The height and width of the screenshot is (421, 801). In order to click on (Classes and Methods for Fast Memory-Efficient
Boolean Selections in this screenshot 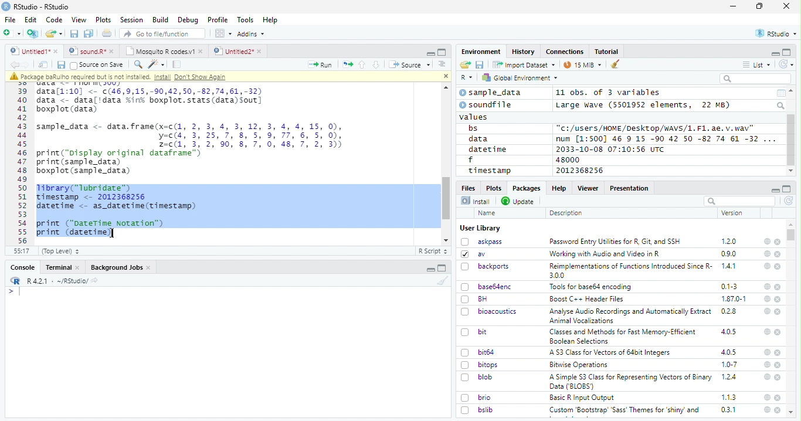, I will do `click(624, 336)`.